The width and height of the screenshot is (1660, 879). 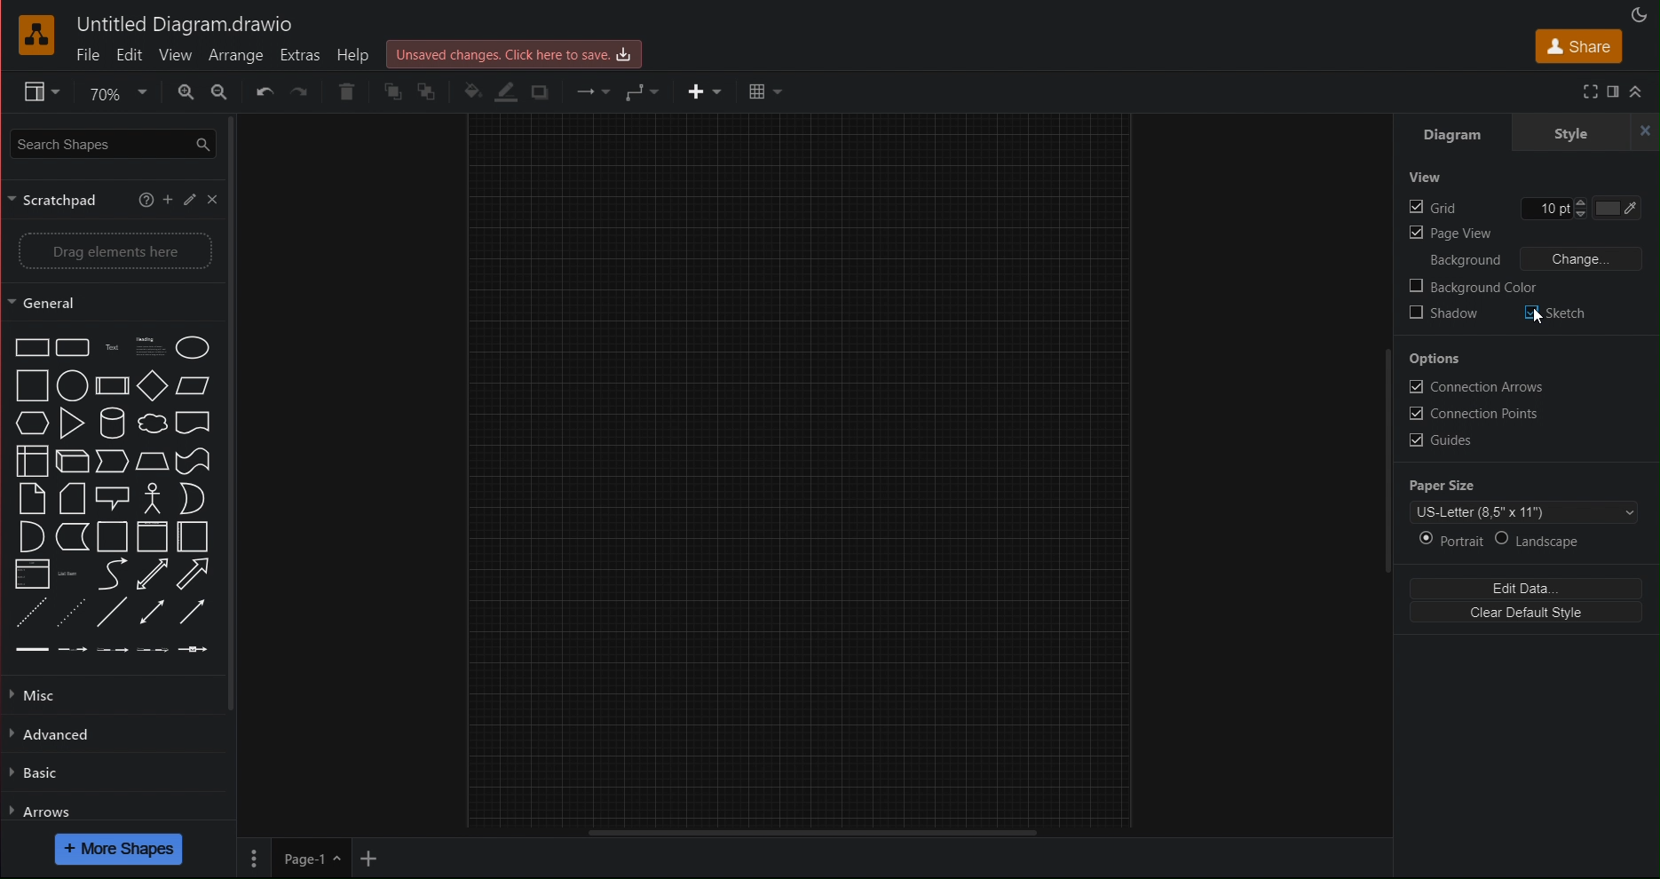 What do you see at coordinates (180, 91) in the screenshot?
I see `Zoom In` at bounding box center [180, 91].